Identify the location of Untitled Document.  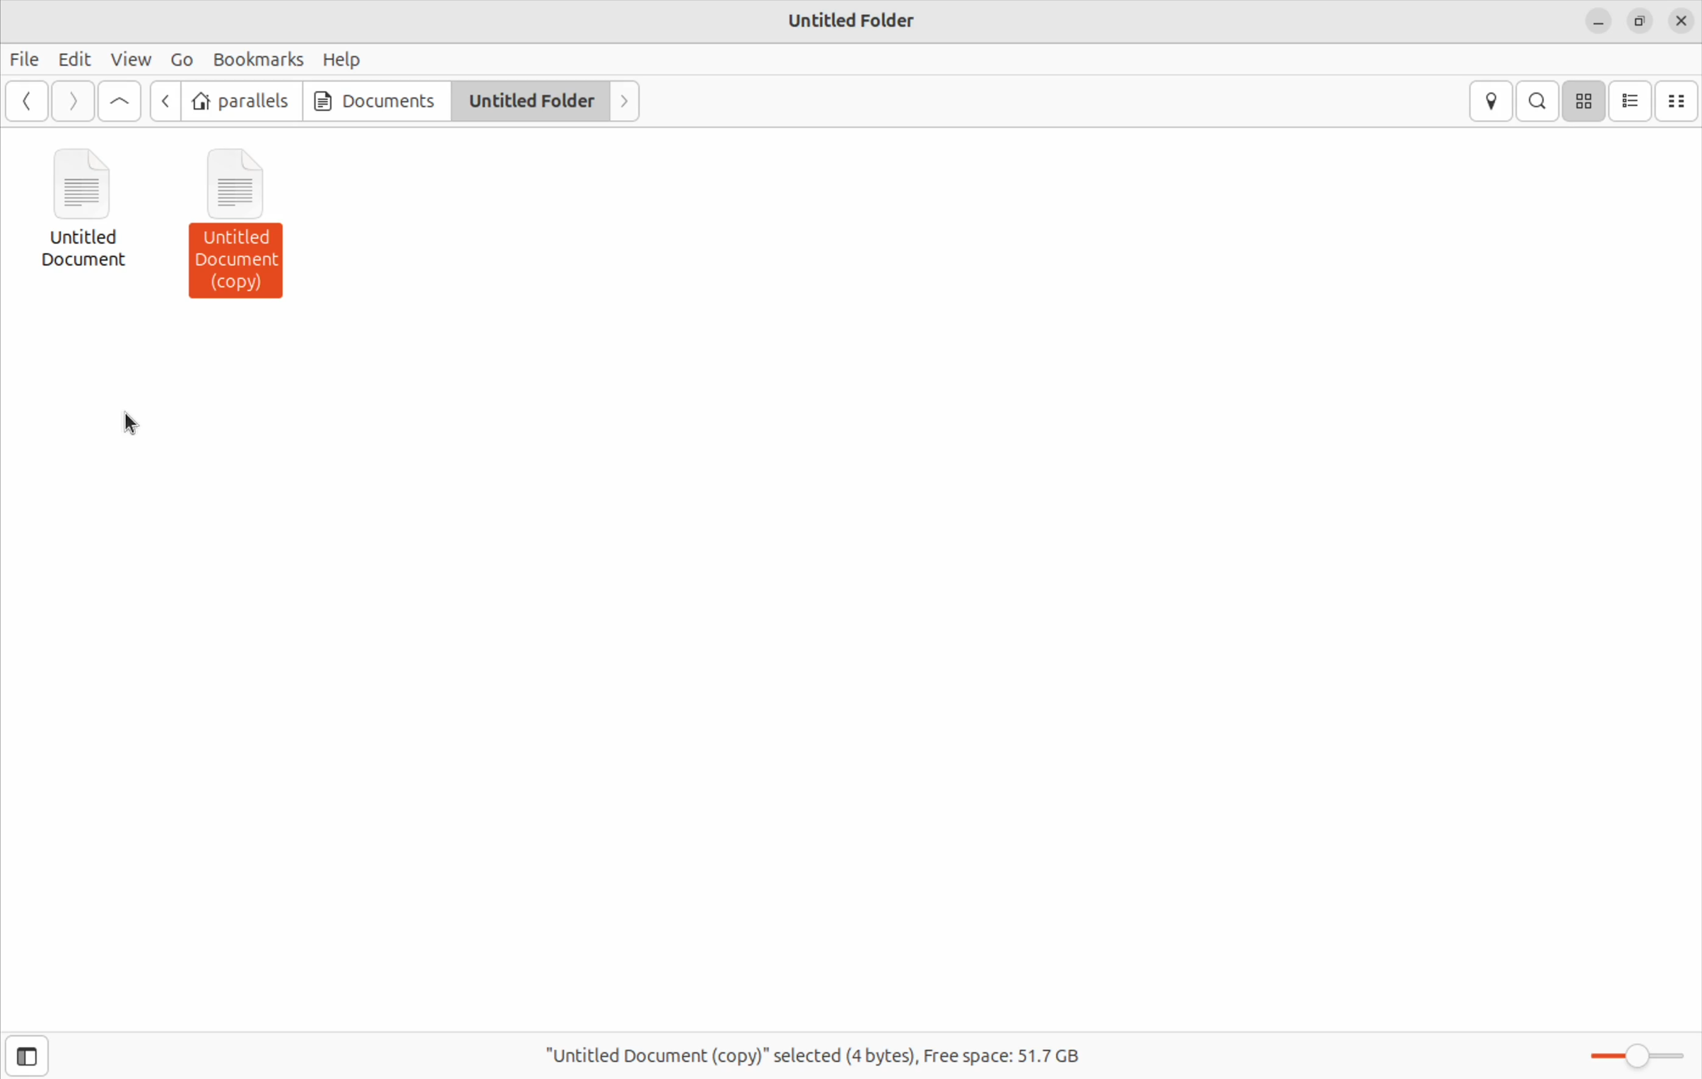
(92, 208).